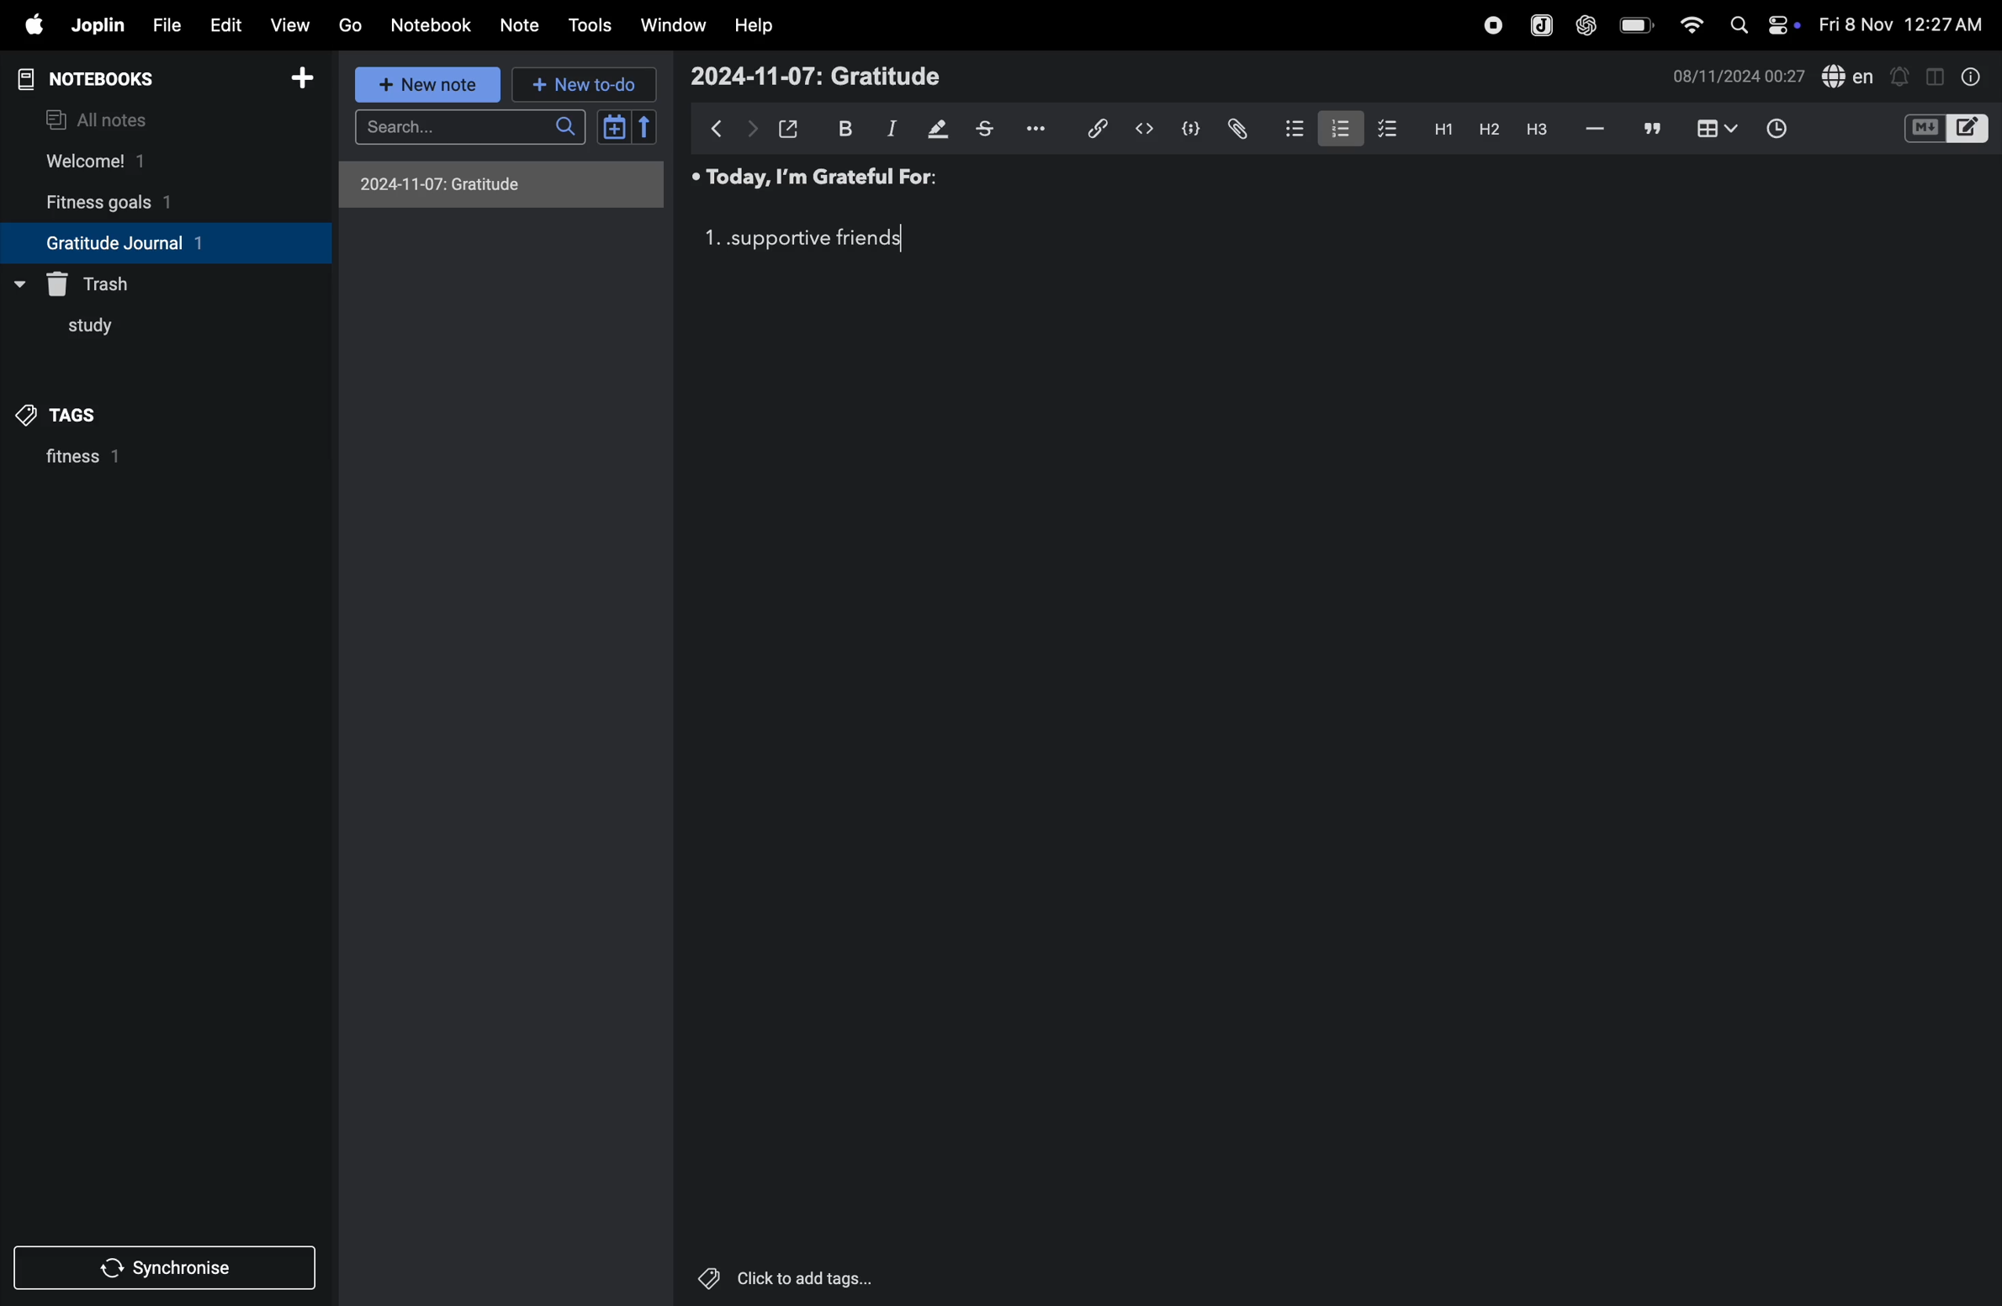 This screenshot has height=1306, width=2002. Describe the element at coordinates (843, 127) in the screenshot. I see `bold` at that location.